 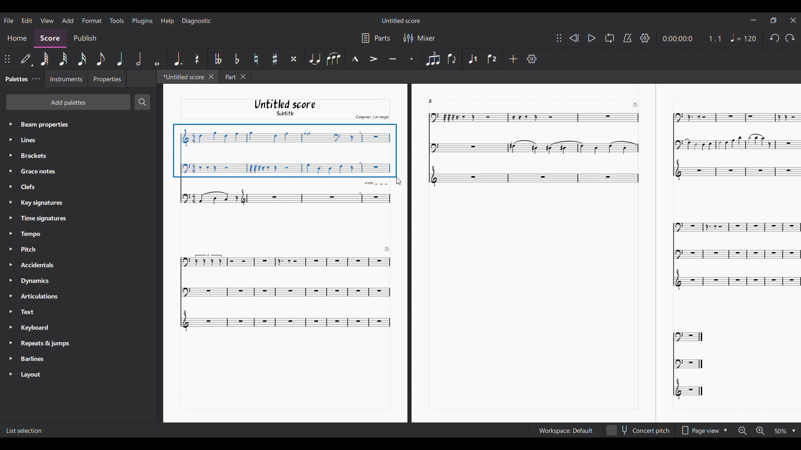 What do you see at coordinates (101, 59) in the screenshot?
I see `8th note` at bounding box center [101, 59].